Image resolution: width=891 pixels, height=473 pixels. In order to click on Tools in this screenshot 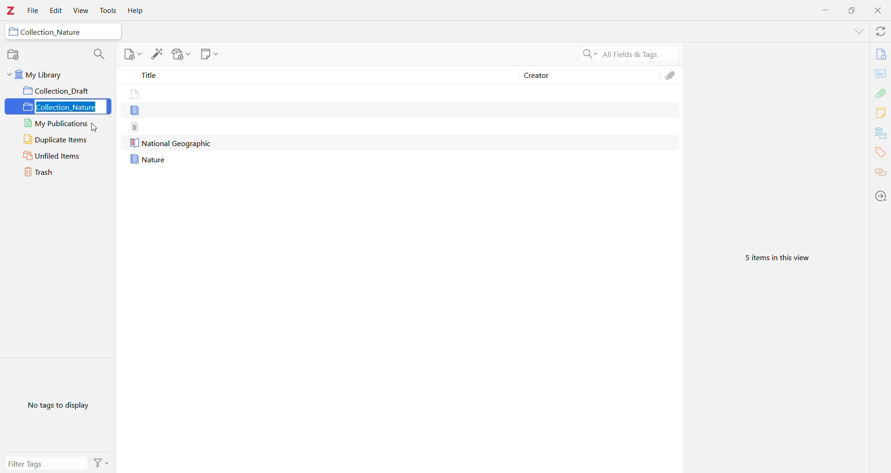, I will do `click(108, 11)`.